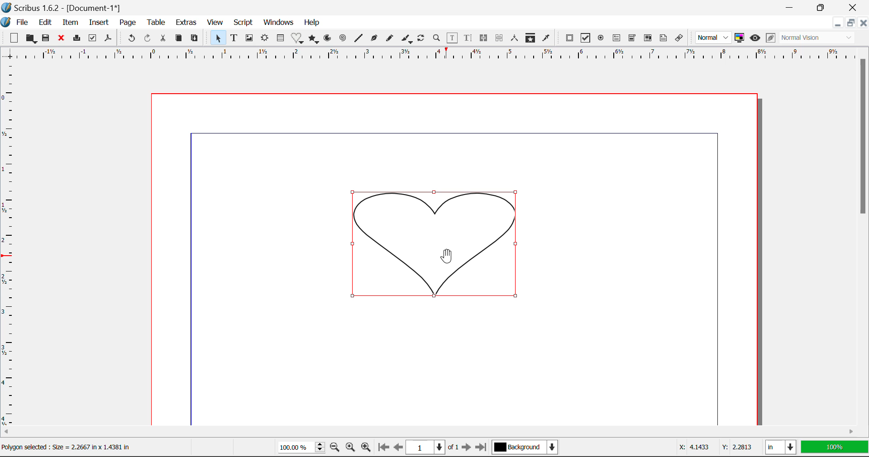  What do you see at coordinates (770, 38) in the screenshot?
I see `Edit in Preview Mode` at bounding box center [770, 38].